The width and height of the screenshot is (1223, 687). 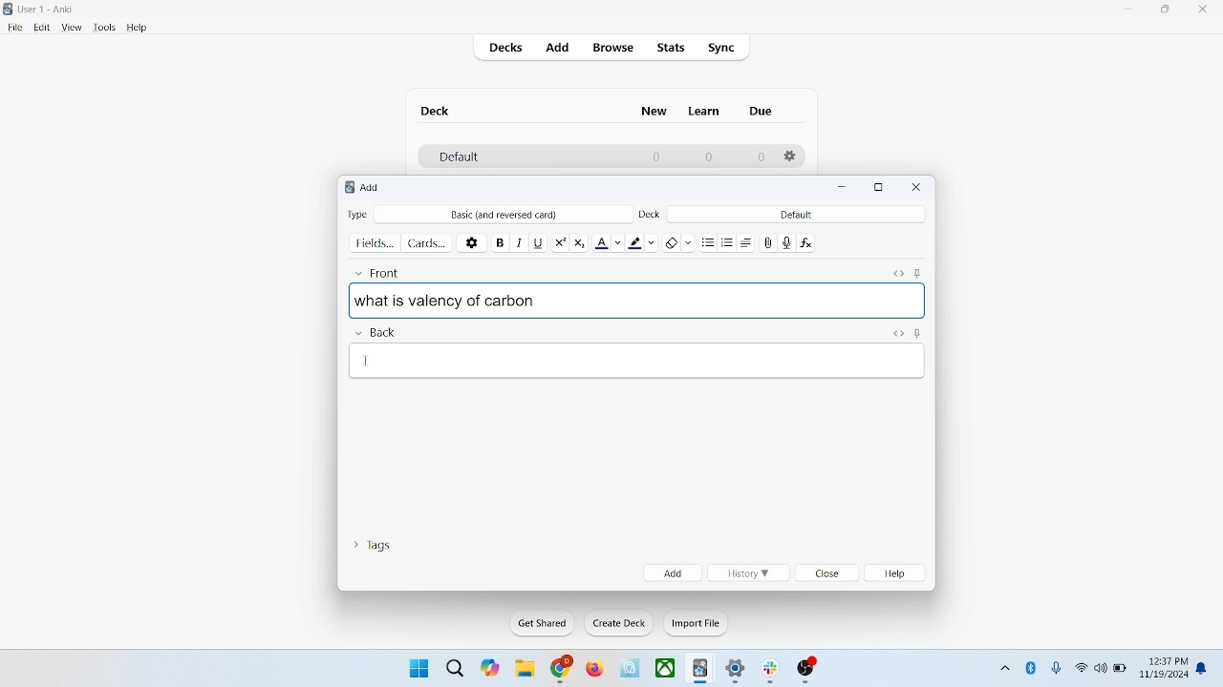 What do you see at coordinates (513, 215) in the screenshot?
I see `Basic (and reversed card)` at bounding box center [513, 215].